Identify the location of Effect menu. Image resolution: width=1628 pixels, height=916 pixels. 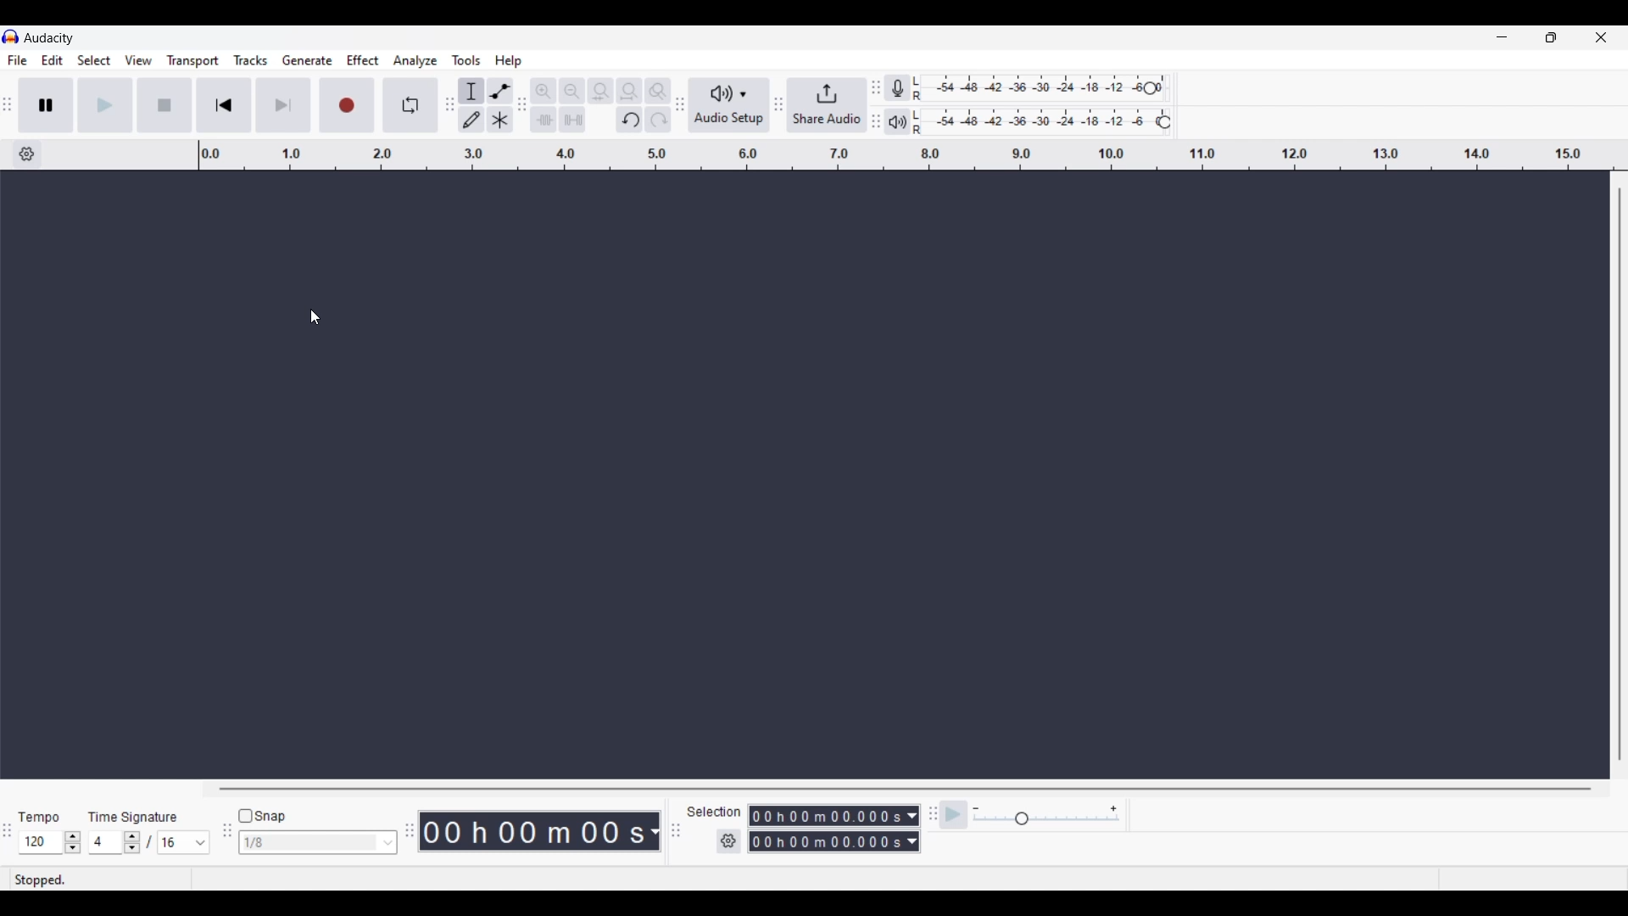
(364, 60).